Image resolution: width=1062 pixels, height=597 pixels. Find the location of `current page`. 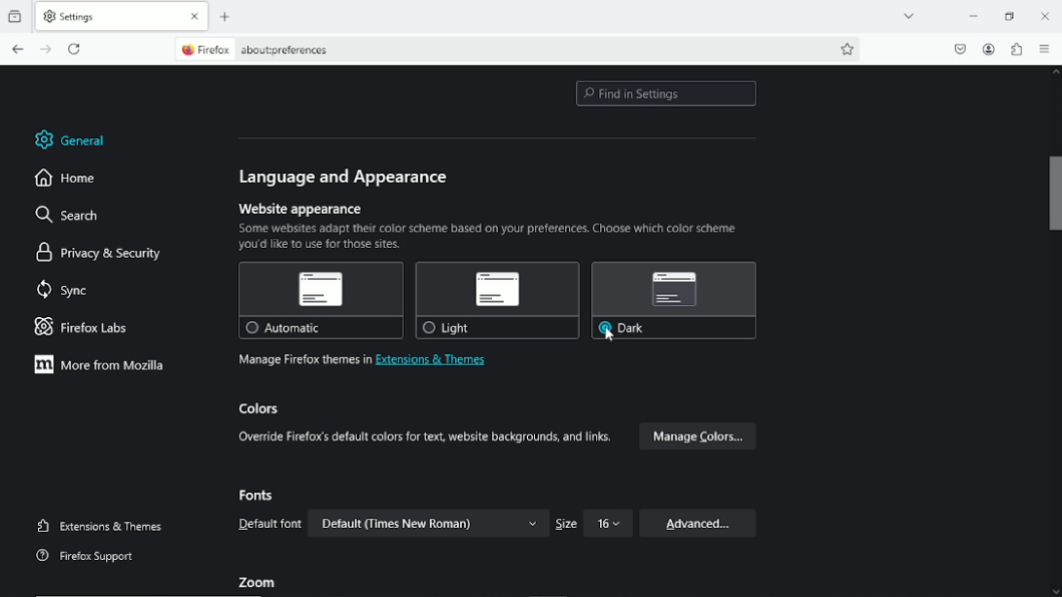

current page is located at coordinates (266, 49).